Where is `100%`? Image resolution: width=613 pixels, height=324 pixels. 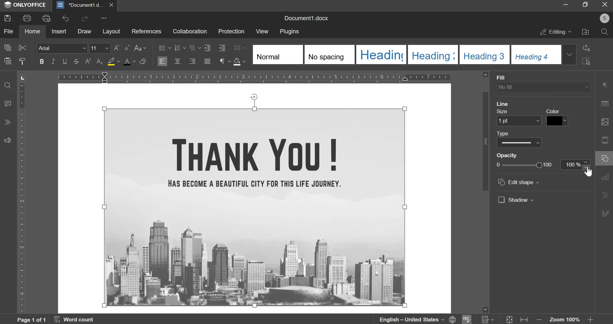 100% is located at coordinates (574, 164).